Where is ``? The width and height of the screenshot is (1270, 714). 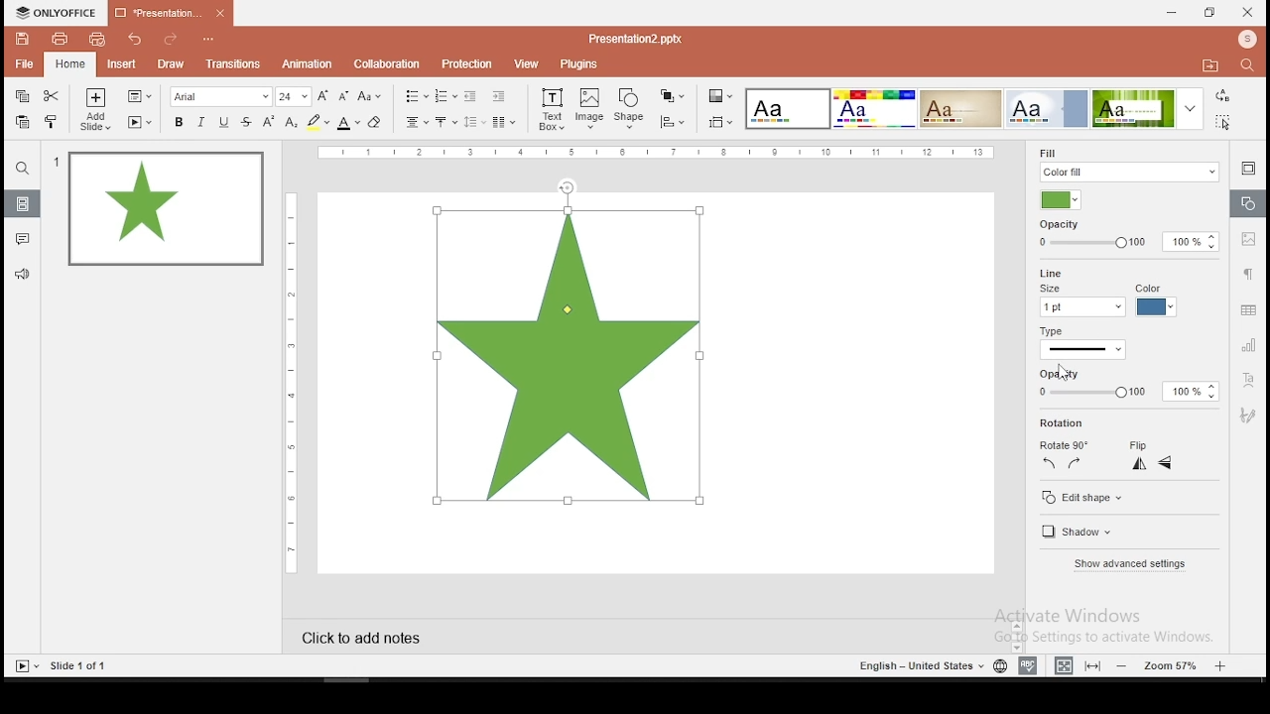  is located at coordinates (23, 168).